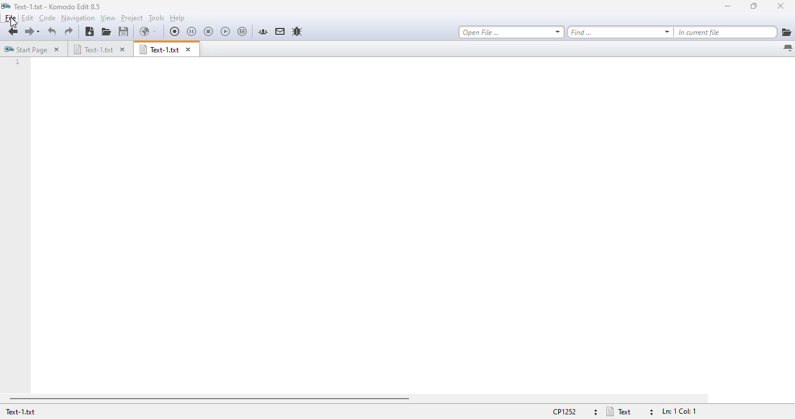 The width and height of the screenshot is (795, 419). I want to click on new file using default language, so click(89, 31).